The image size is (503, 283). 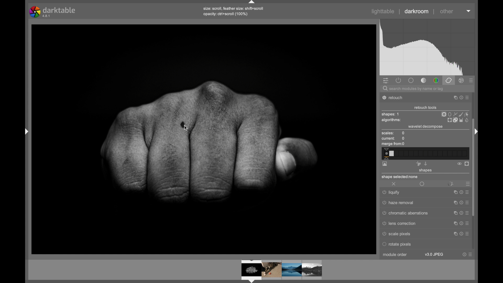 I want to click on maximize, so click(x=454, y=203).